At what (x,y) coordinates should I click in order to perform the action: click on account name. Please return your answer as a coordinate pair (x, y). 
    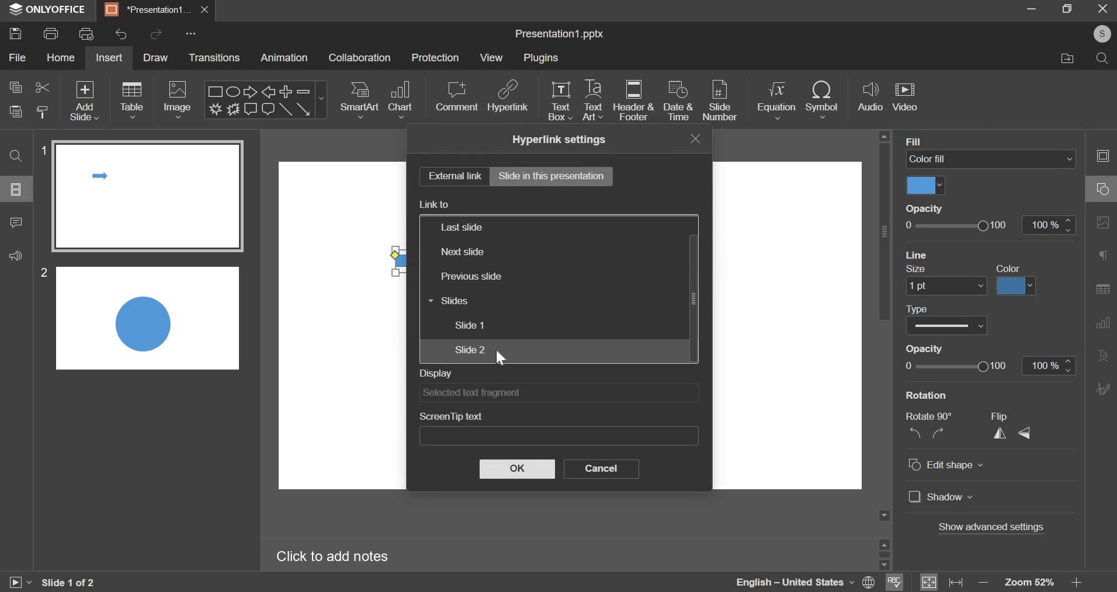
    Looking at the image, I should click on (1102, 34).